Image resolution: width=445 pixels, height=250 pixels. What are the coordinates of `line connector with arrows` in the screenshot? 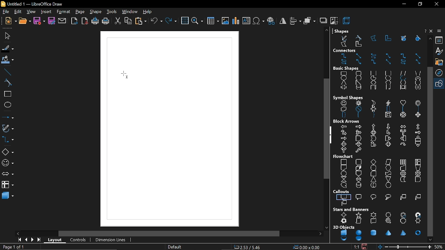 It's located at (417, 62).